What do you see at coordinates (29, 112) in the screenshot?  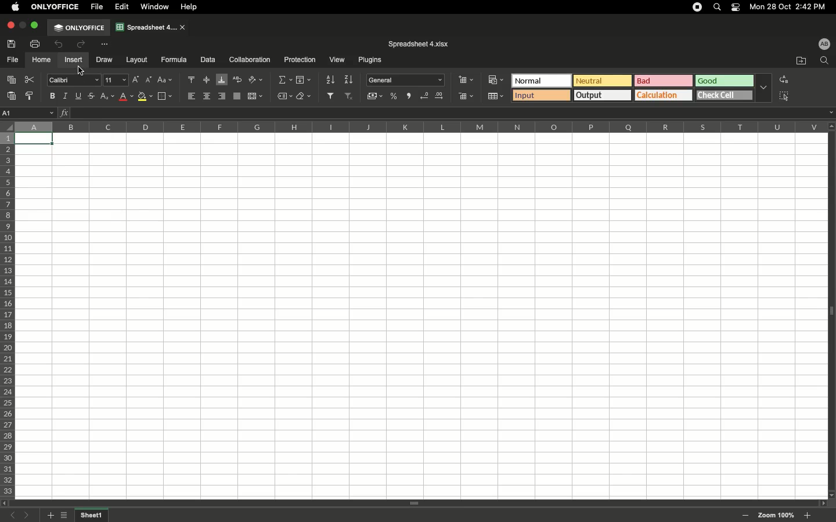 I see `Name manager` at bounding box center [29, 112].